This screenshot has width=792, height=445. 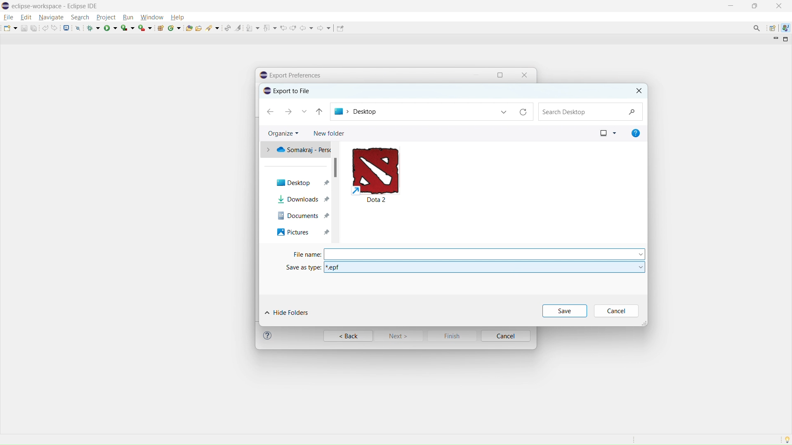 What do you see at coordinates (527, 74) in the screenshot?
I see `Close` at bounding box center [527, 74].